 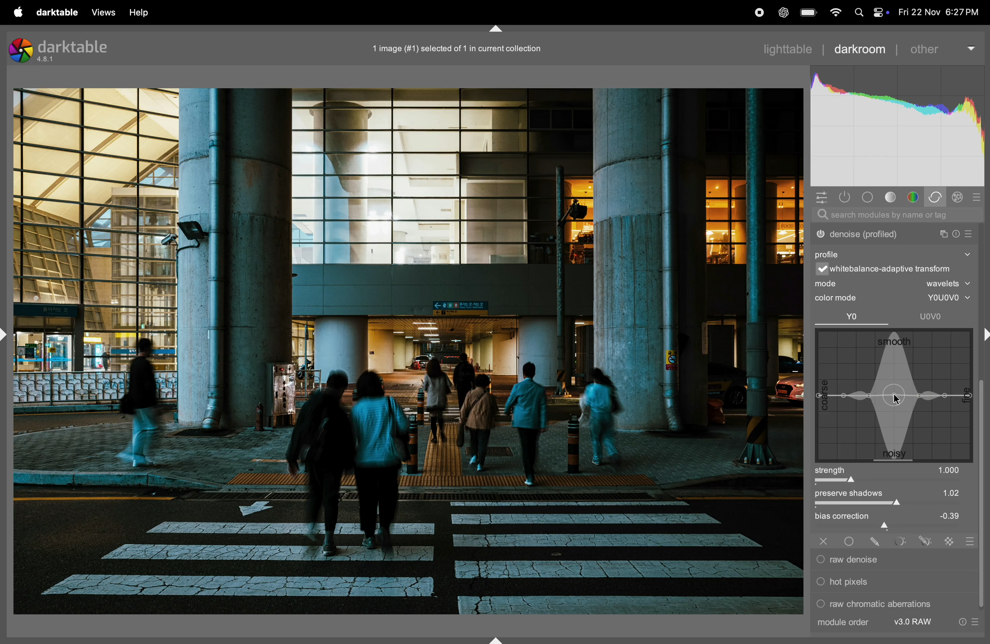 What do you see at coordinates (851, 542) in the screenshot?
I see `uniformly` at bounding box center [851, 542].